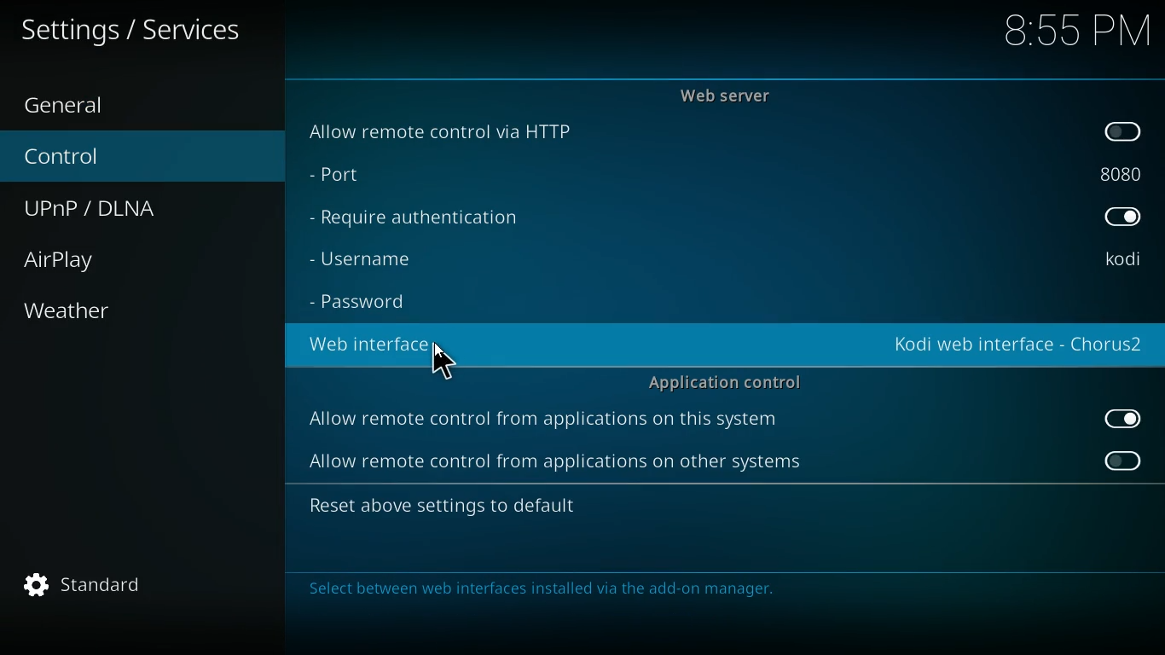  I want to click on on, so click(1128, 419).